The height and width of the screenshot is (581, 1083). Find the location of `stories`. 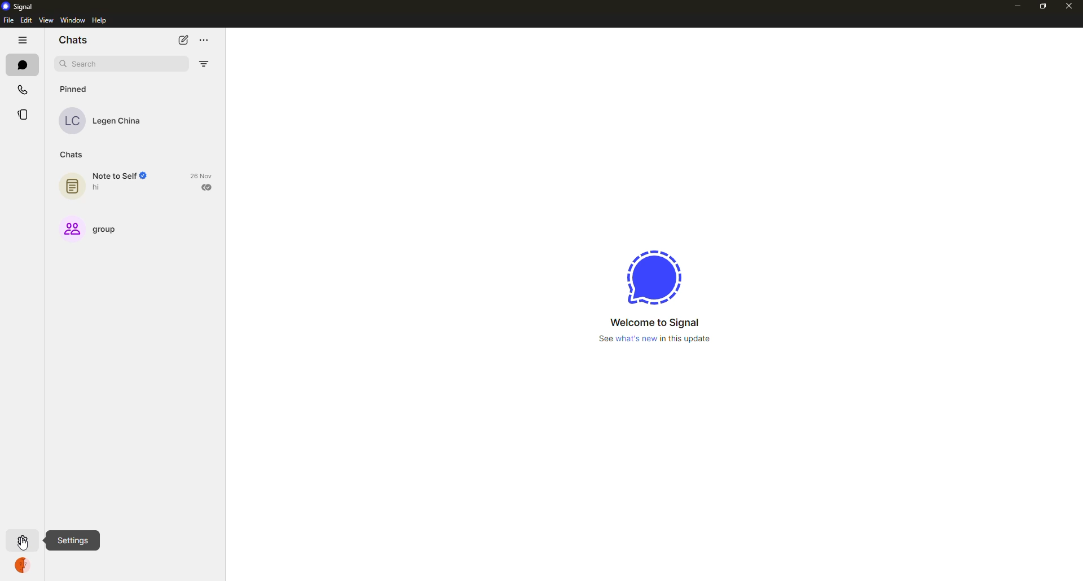

stories is located at coordinates (26, 115).